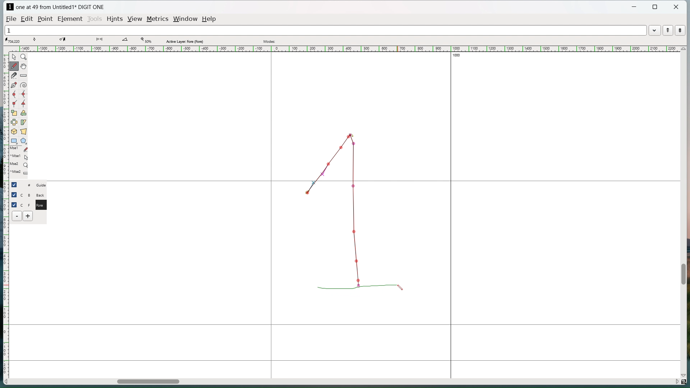 The image size is (690, 388). Describe the element at coordinates (185, 41) in the screenshot. I see `Active layer fore` at that location.